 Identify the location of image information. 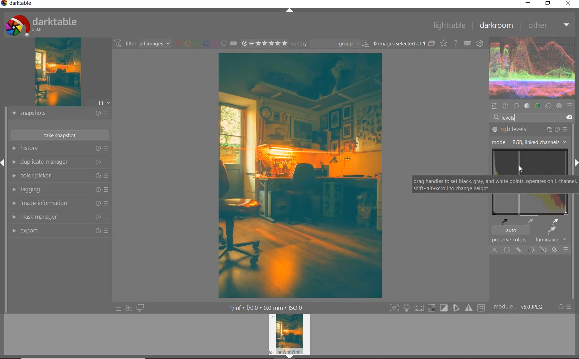
(59, 203).